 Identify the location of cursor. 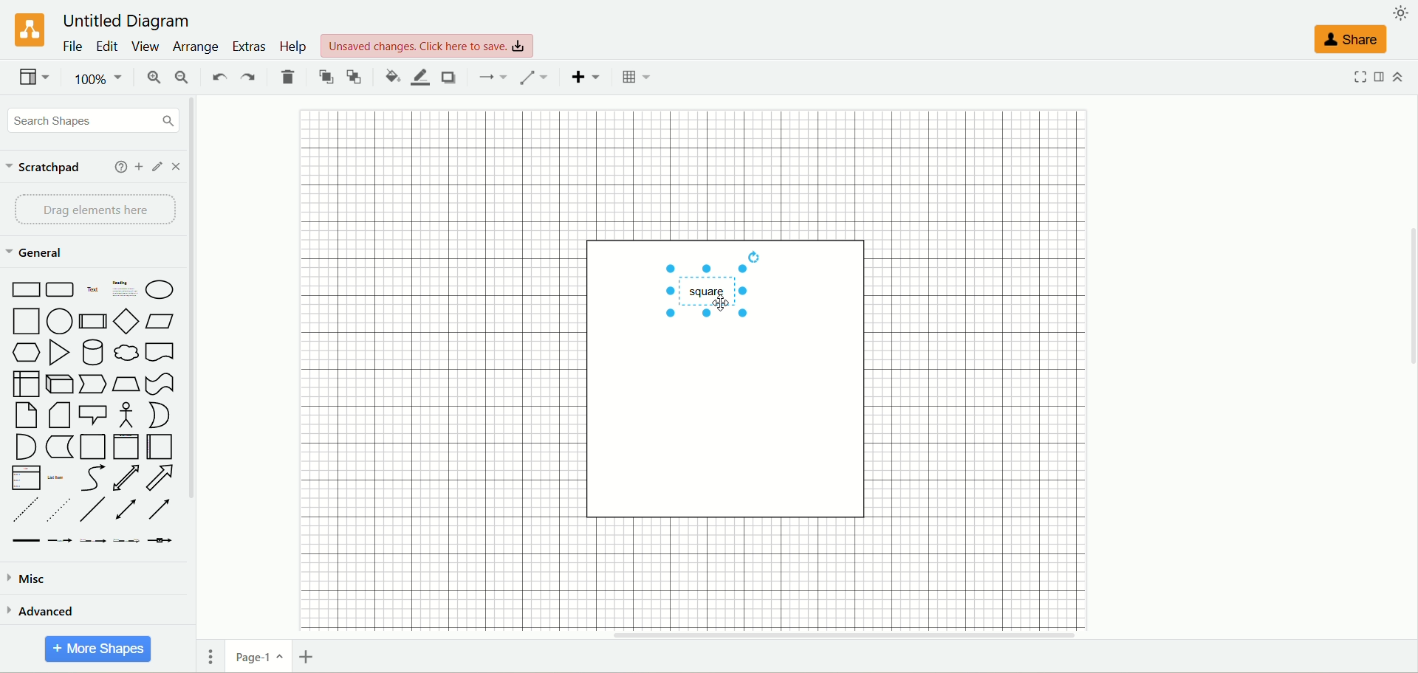
(725, 304).